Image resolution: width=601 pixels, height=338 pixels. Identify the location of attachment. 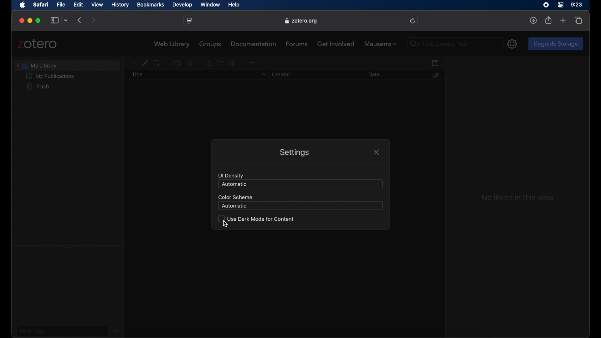
(435, 75).